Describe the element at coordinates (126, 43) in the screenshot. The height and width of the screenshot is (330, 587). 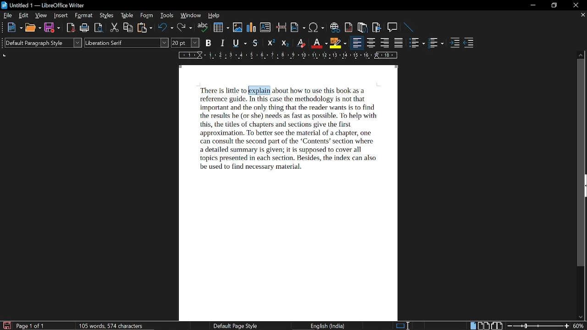
I see `font style` at that location.